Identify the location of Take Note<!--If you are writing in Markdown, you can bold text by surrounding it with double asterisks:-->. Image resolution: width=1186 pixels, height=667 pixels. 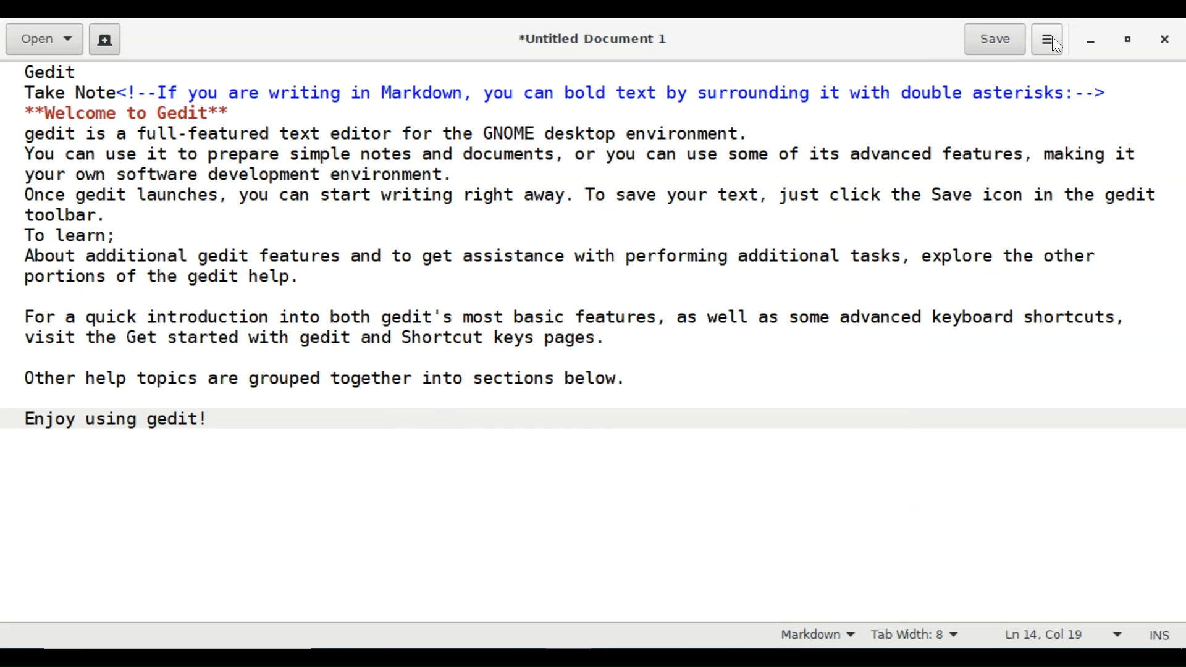
(571, 91).